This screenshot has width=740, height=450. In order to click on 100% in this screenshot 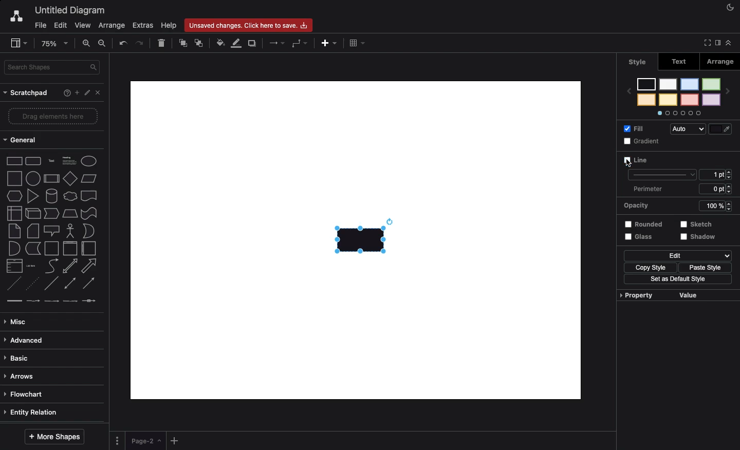, I will do `click(716, 207)`.